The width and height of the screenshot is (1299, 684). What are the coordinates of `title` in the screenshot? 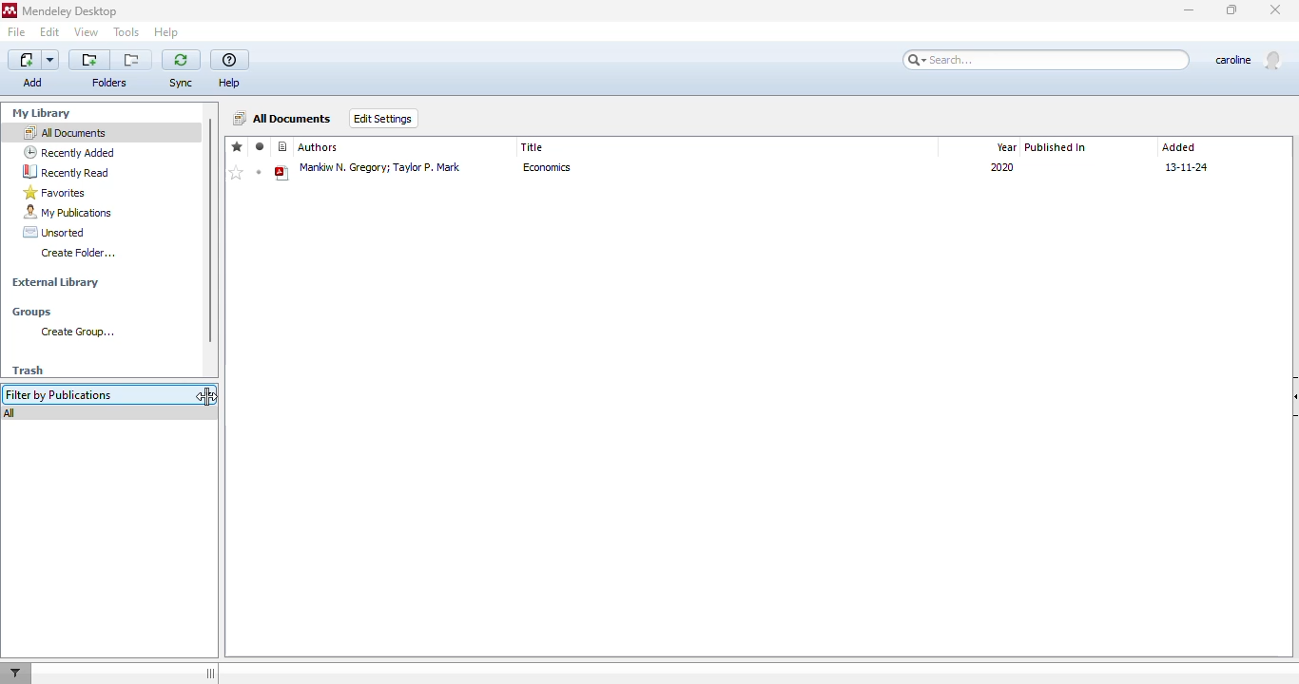 It's located at (533, 147).